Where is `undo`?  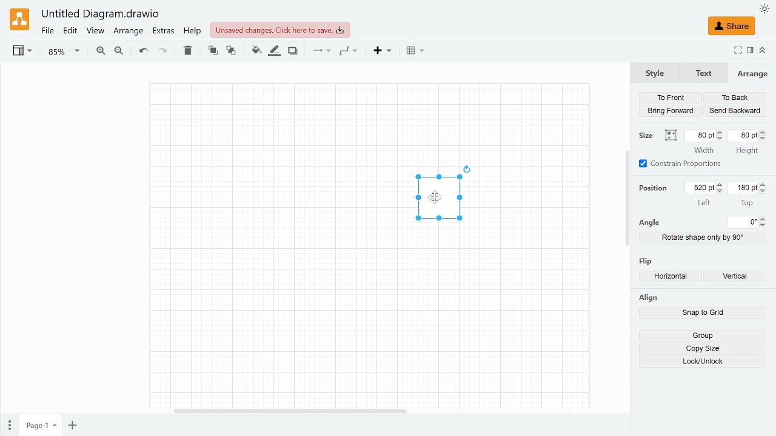
undo is located at coordinates (142, 51).